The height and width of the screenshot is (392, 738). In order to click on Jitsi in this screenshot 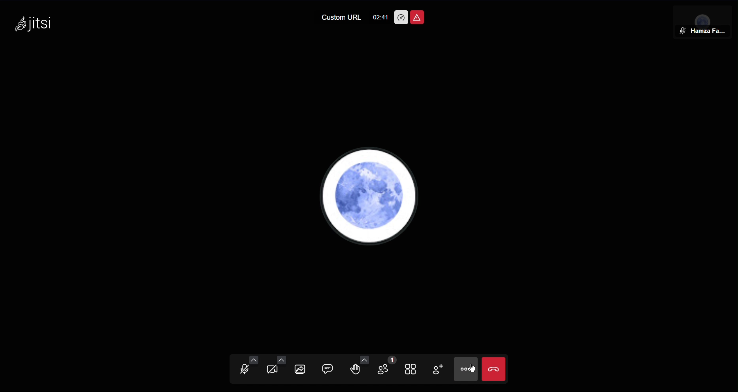, I will do `click(37, 24)`.